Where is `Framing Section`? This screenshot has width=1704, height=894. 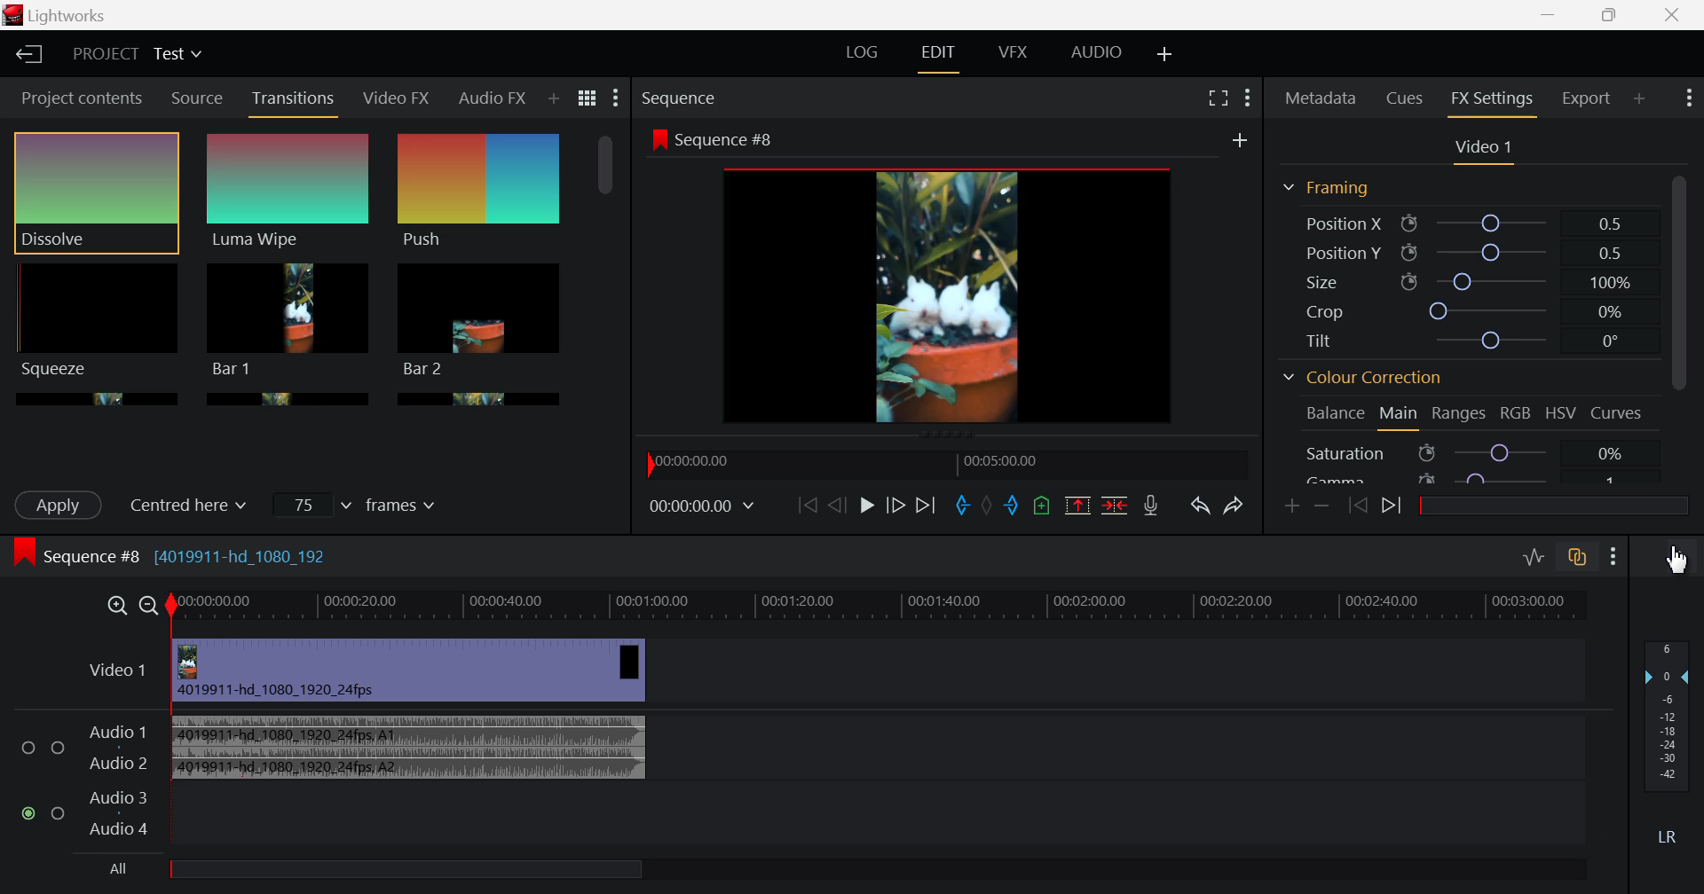 Framing Section is located at coordinates (1329, 188).